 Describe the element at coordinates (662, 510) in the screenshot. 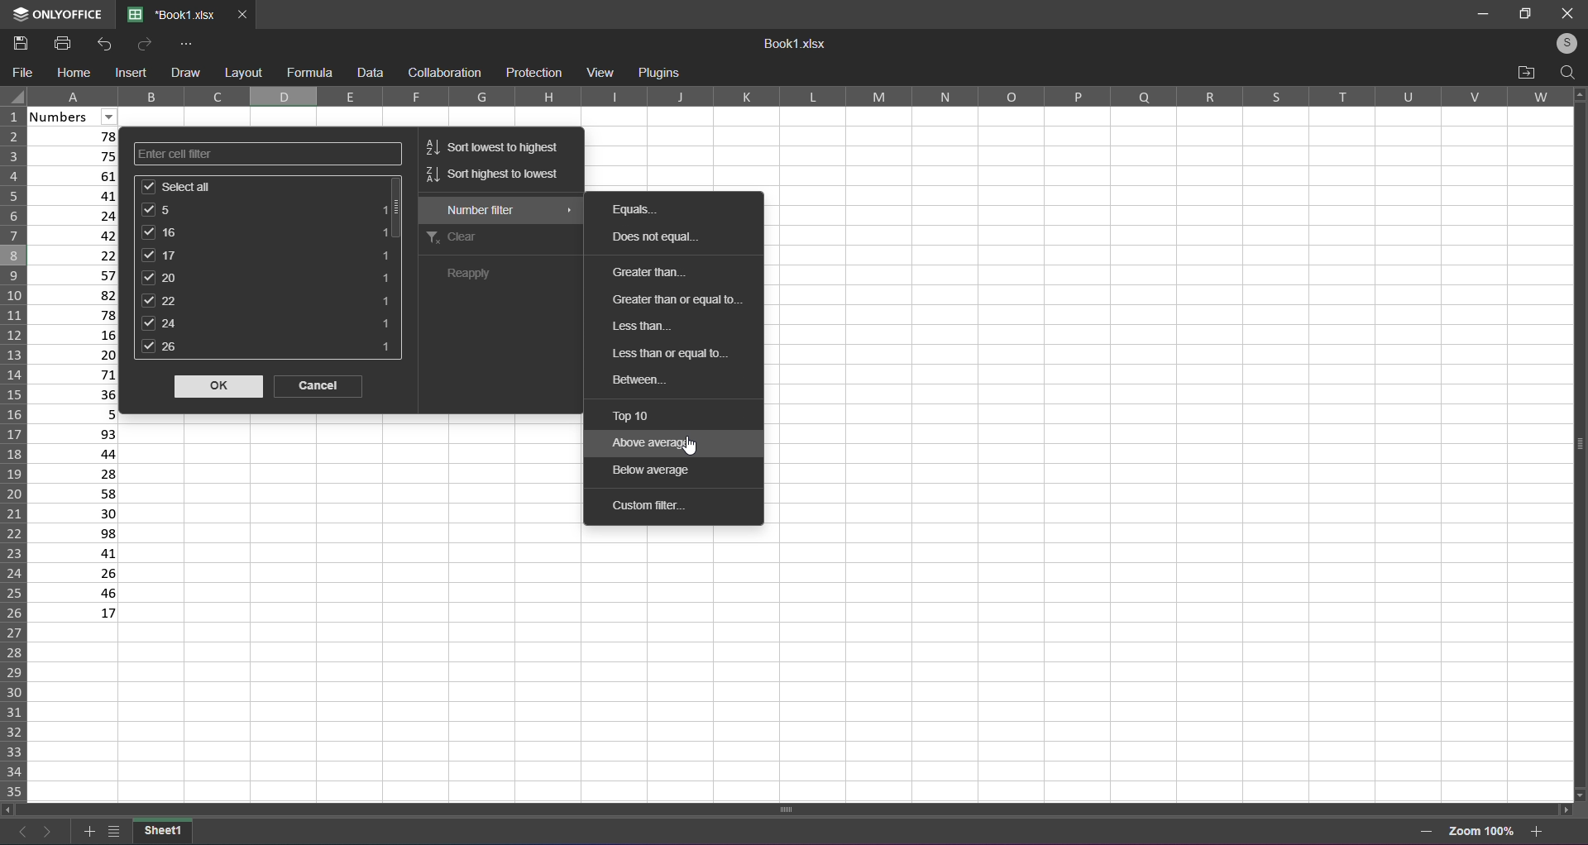

I see `Custom Filters` at that location.